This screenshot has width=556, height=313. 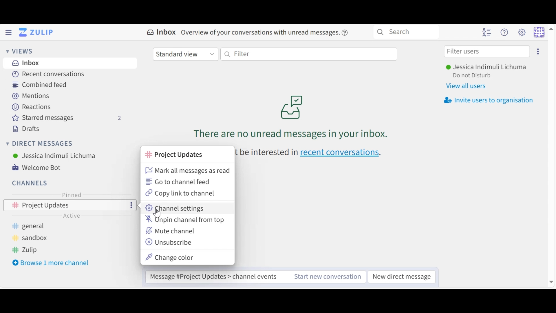 What do you see at coordinates (505, 32) in the screenshot?
I see `Help menu` at bounding box center [505, 32].